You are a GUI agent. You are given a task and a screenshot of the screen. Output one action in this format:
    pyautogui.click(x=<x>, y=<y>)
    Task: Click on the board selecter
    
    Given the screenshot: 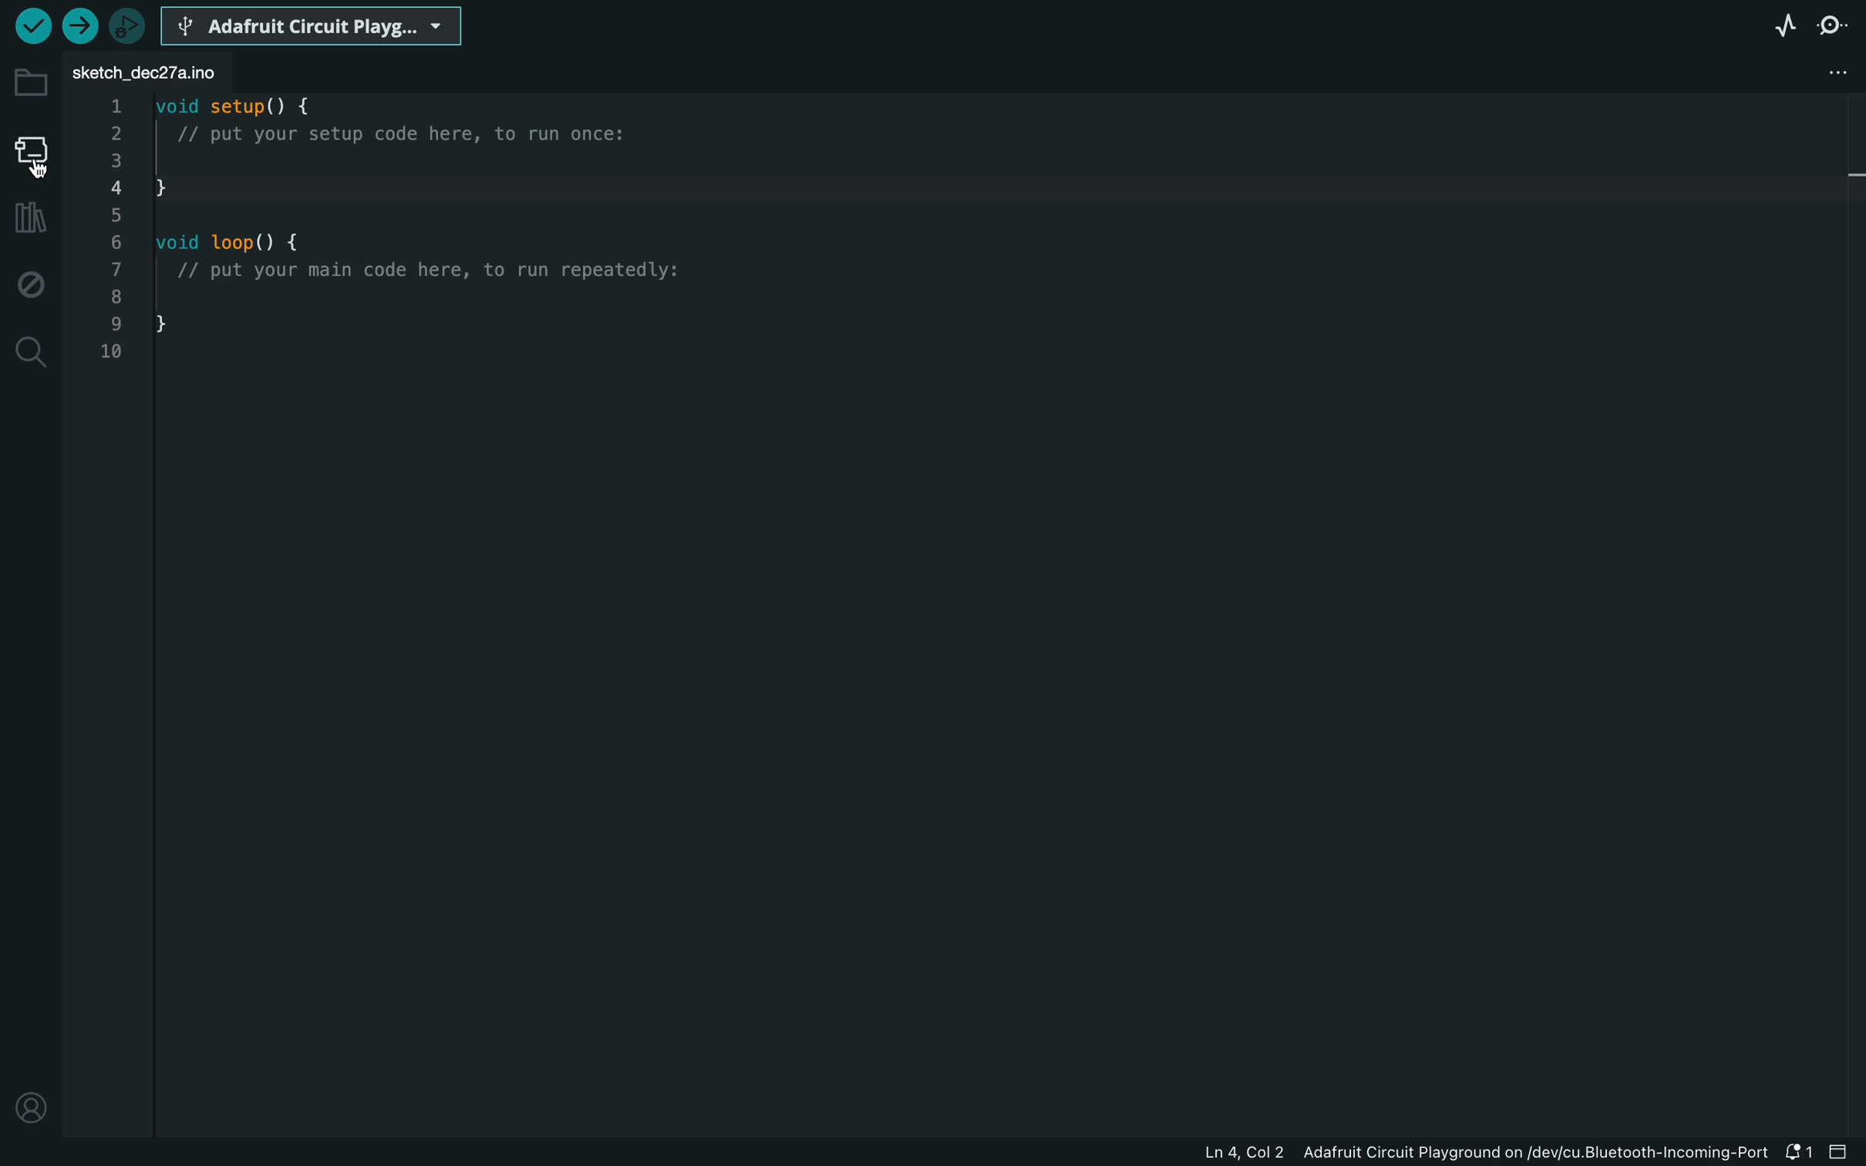 What is the action you would take?
    pyautogui.click(x=316, y=23)
    